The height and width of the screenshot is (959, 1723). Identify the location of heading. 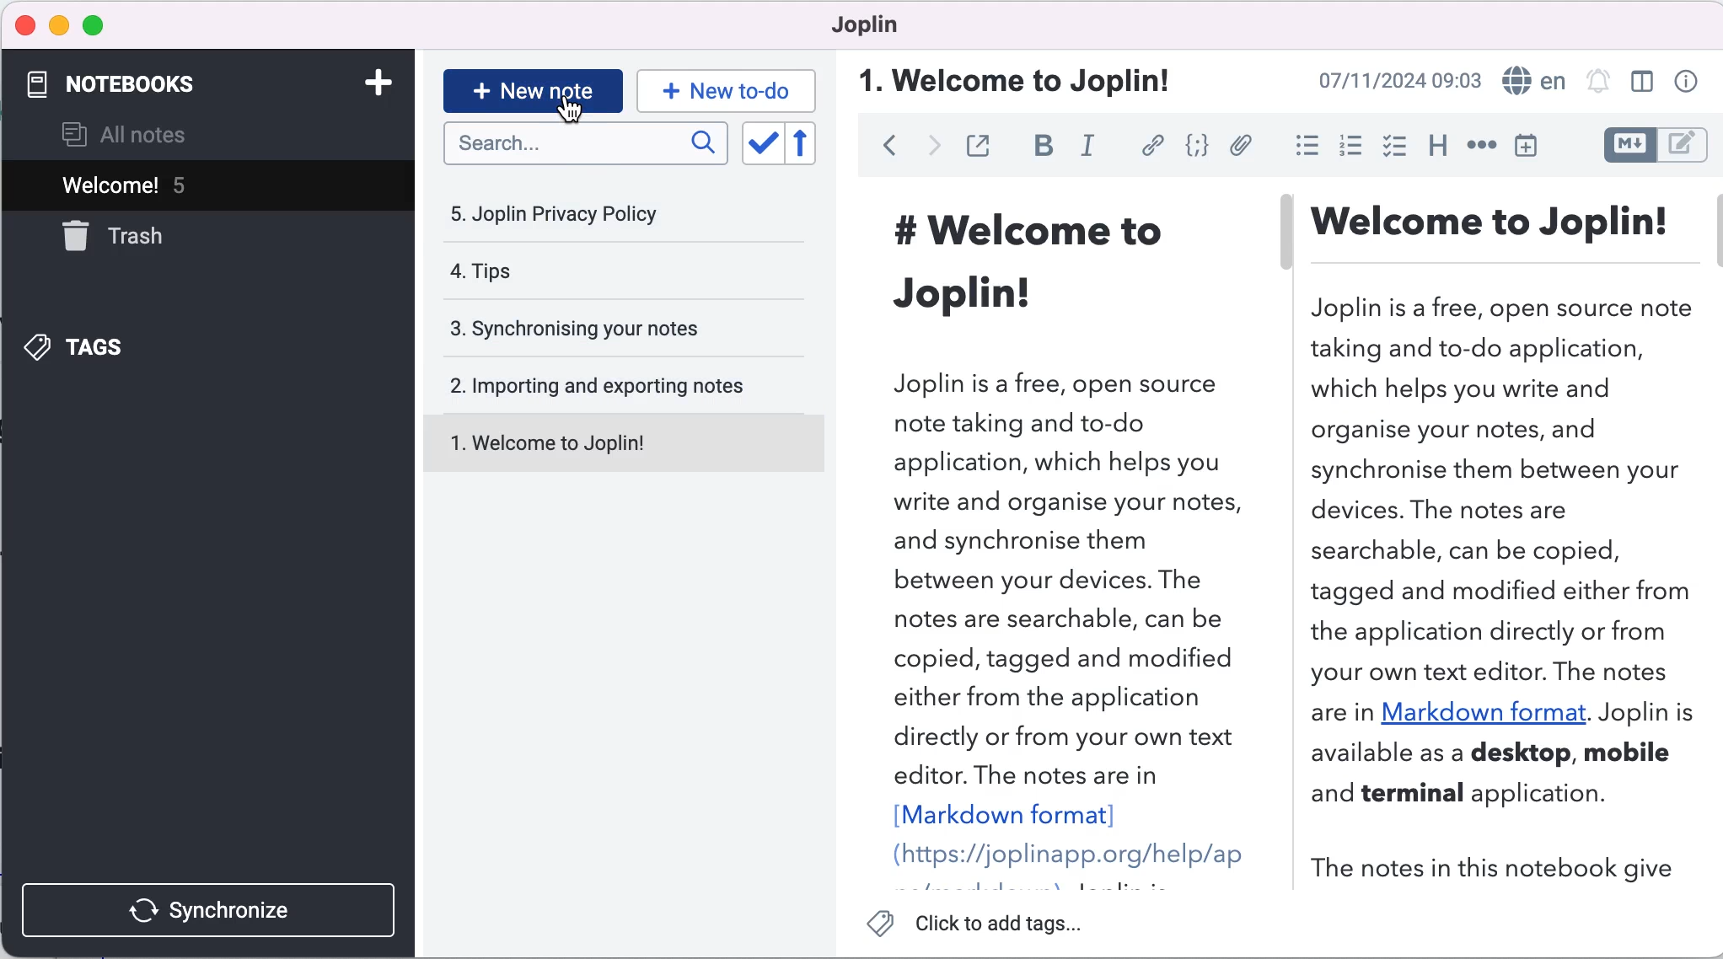
(1432, 147).